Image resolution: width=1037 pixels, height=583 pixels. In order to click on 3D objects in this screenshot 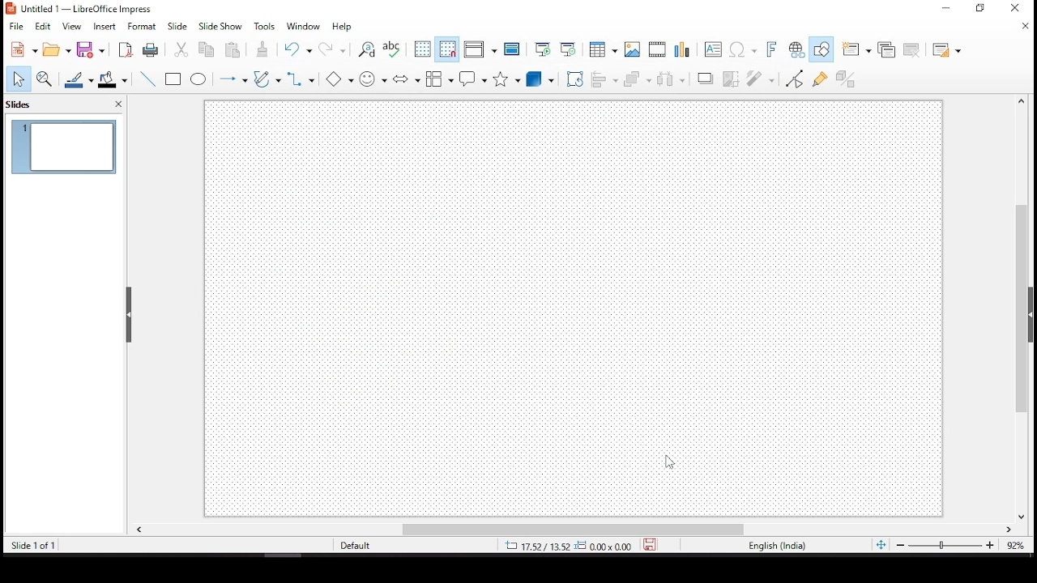, I will do `click(540, 78)`.